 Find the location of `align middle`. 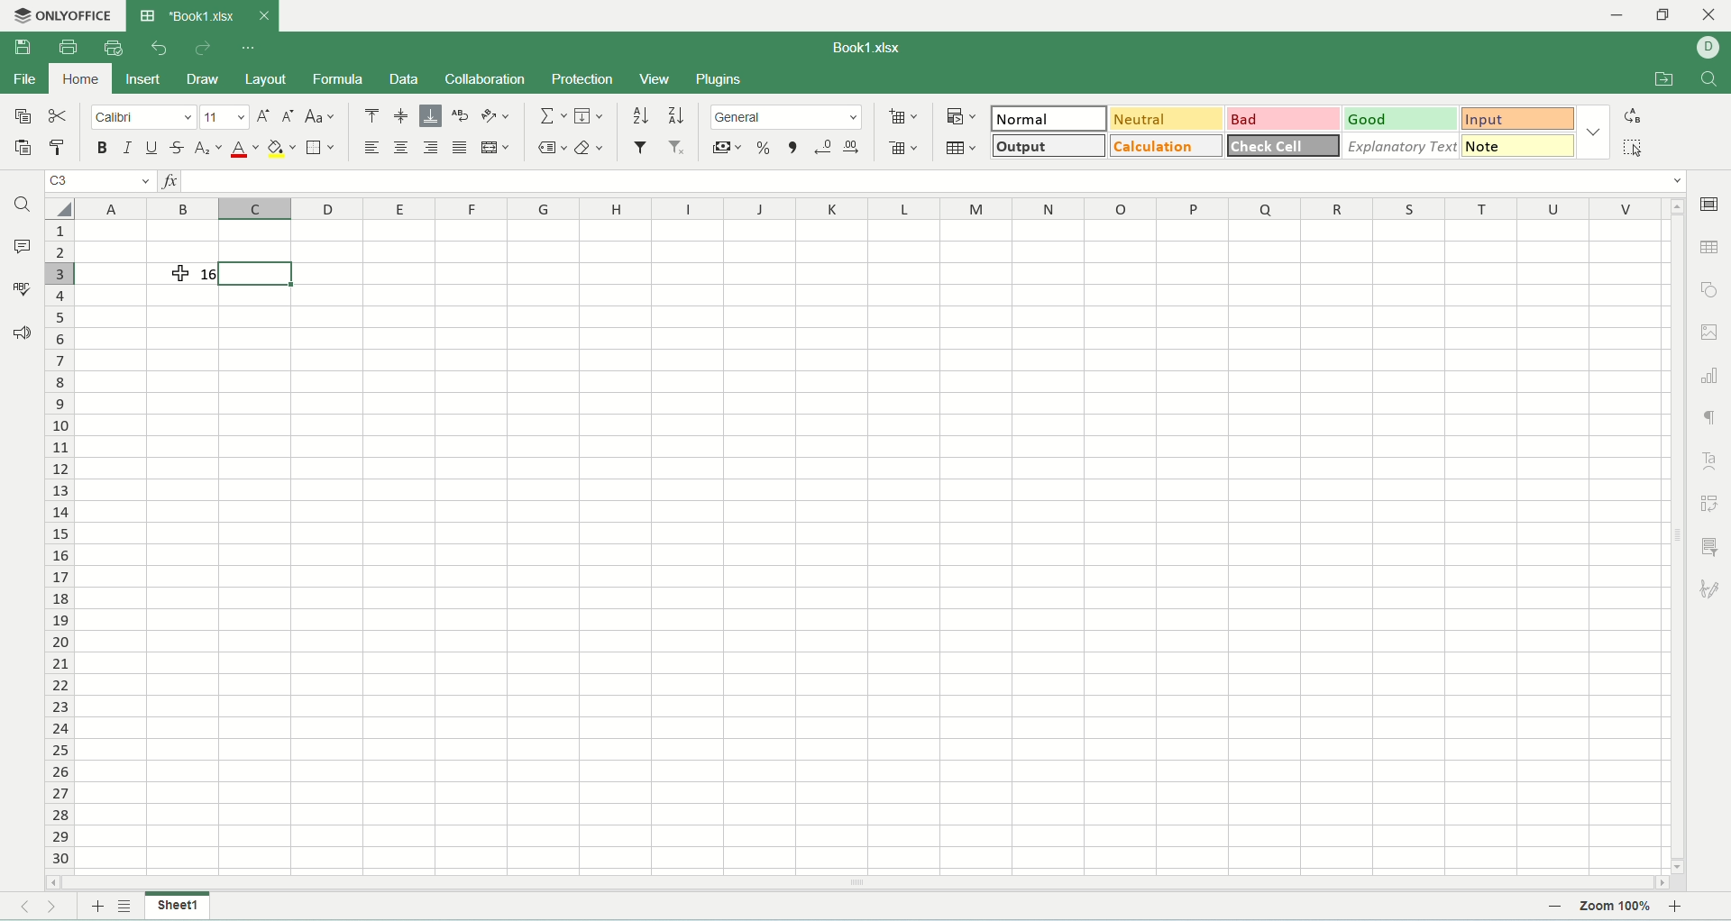

align middle is located at coordinates (401, 116).